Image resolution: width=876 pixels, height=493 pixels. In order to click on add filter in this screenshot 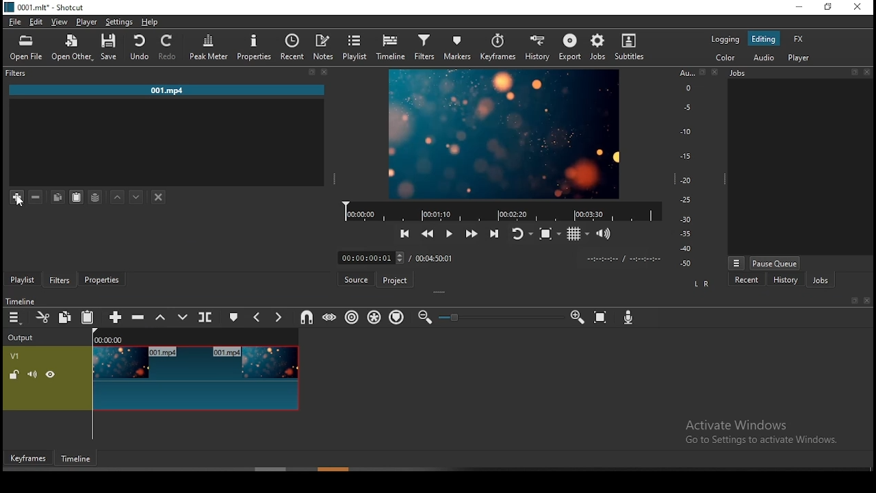, I will do `click(16, 197)`.